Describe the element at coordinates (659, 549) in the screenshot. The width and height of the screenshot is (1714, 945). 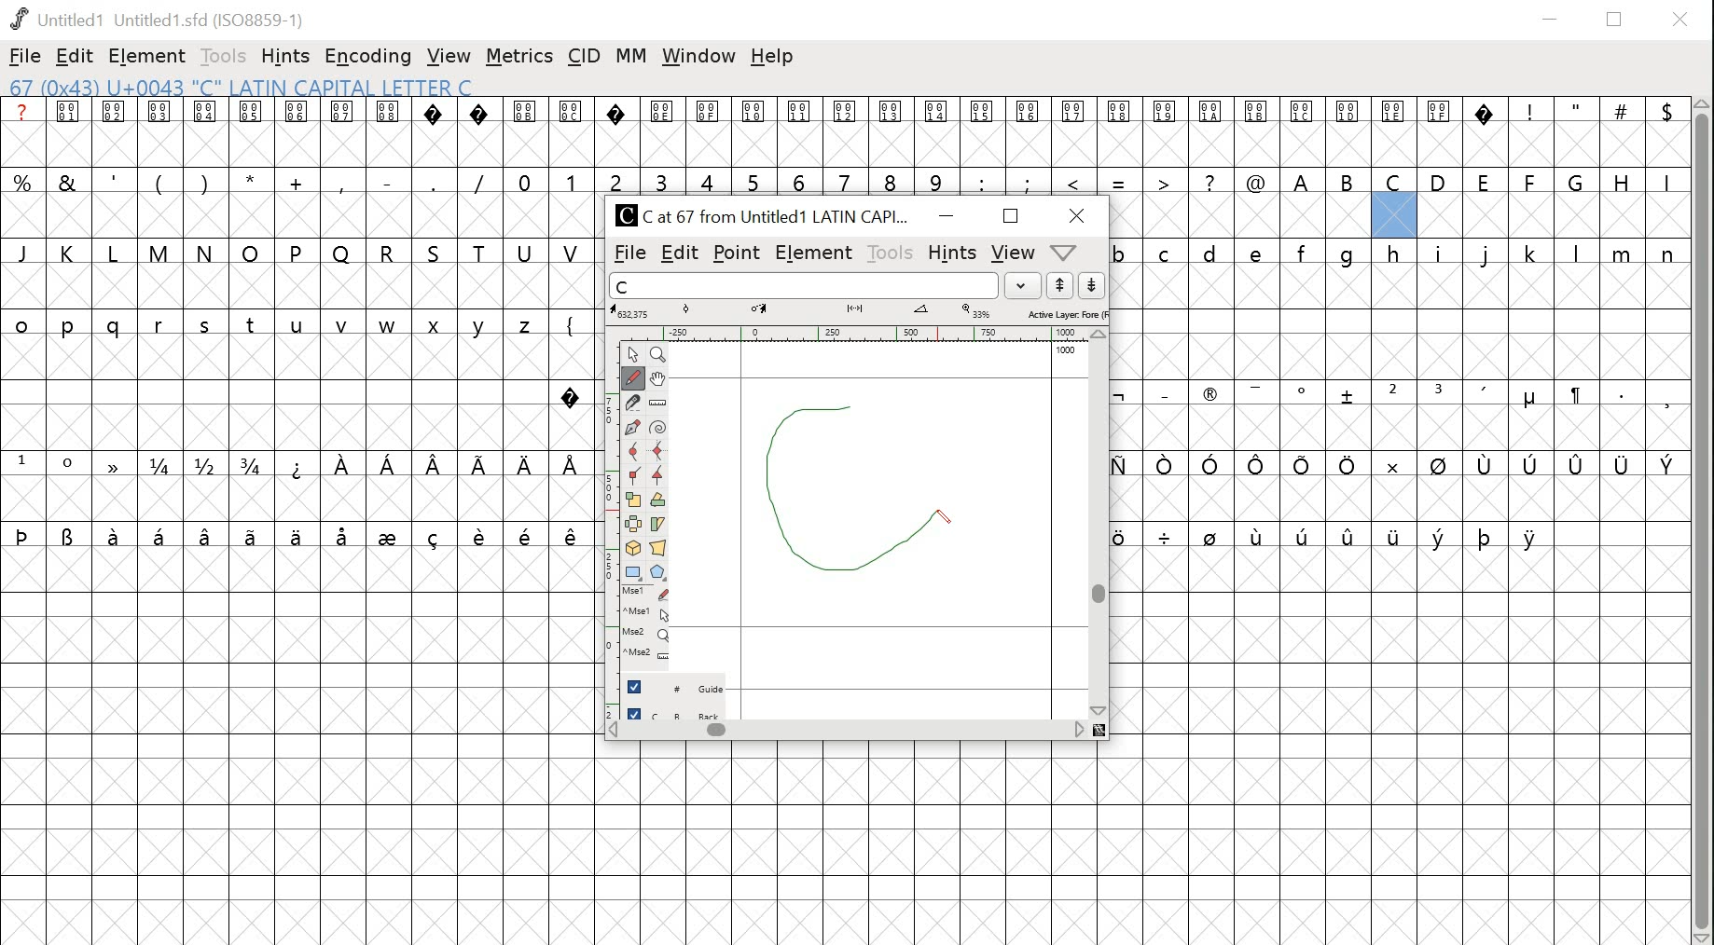
I see `perspective` at that location.